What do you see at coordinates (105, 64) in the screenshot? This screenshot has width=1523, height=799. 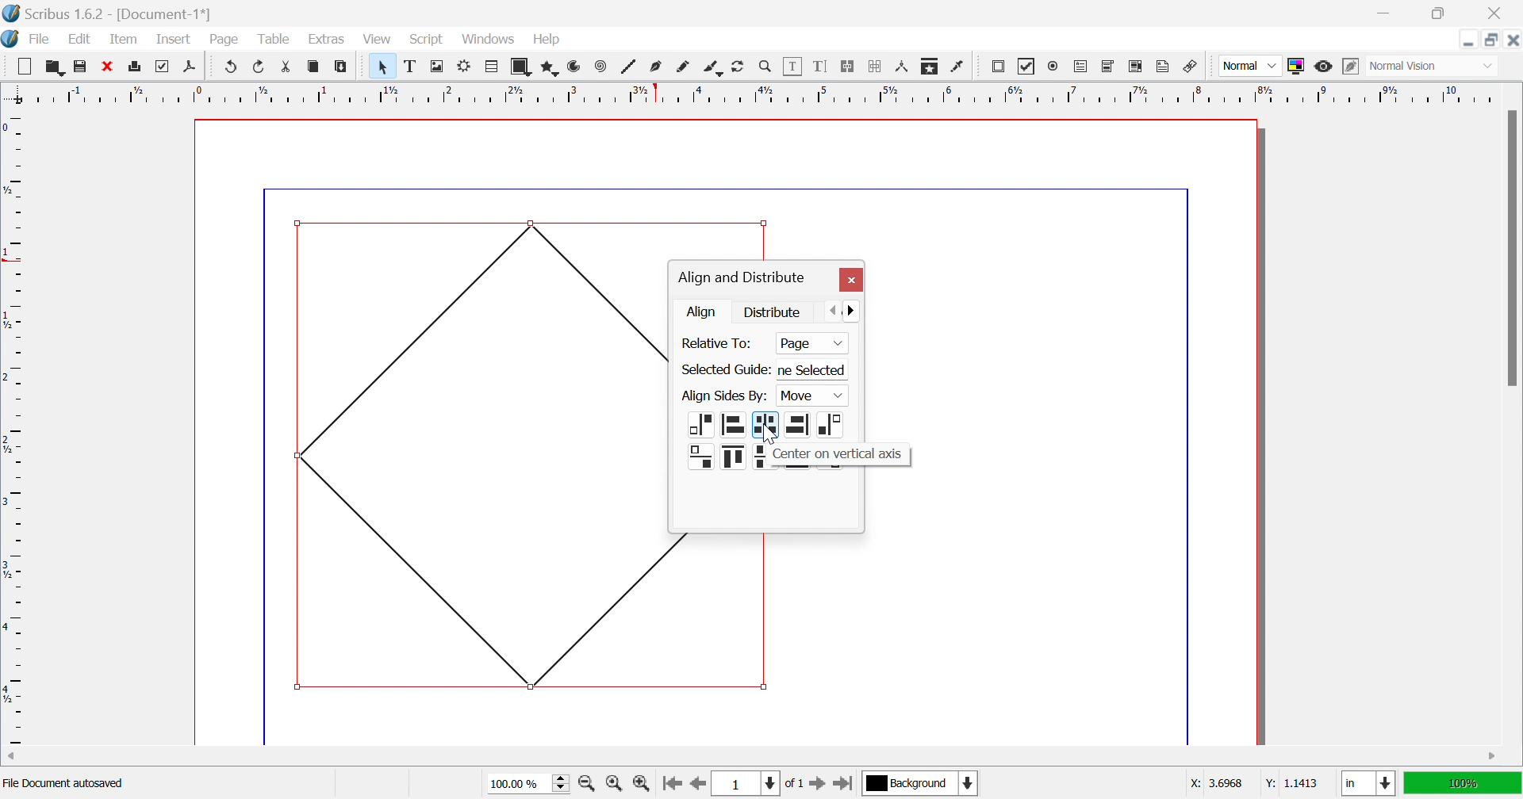 I see `Close` at bounding box center [105, 64].